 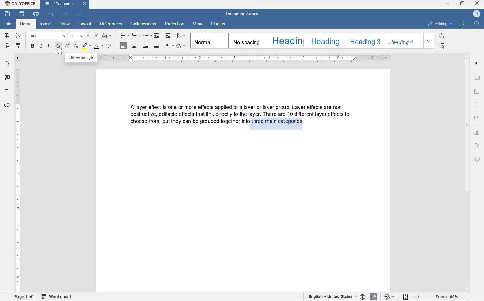 What do you see at coordinates (7, 14) in the screenshot?
I see `save` at bounding box center [7, 14].